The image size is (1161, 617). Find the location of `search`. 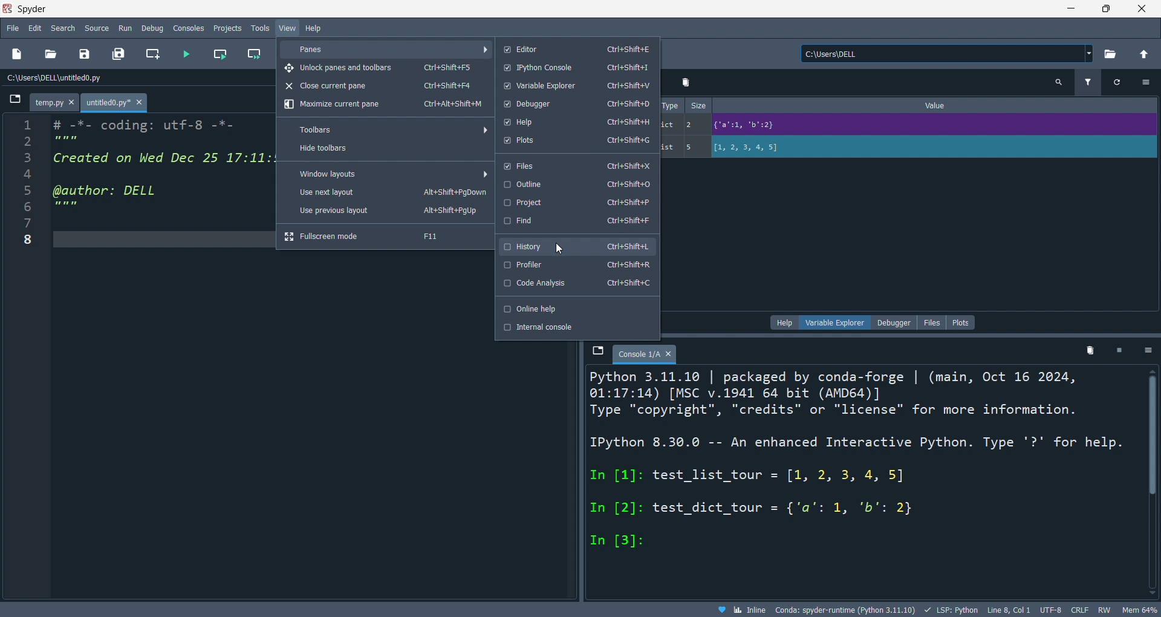

search is located at coordinates (1059, 83).